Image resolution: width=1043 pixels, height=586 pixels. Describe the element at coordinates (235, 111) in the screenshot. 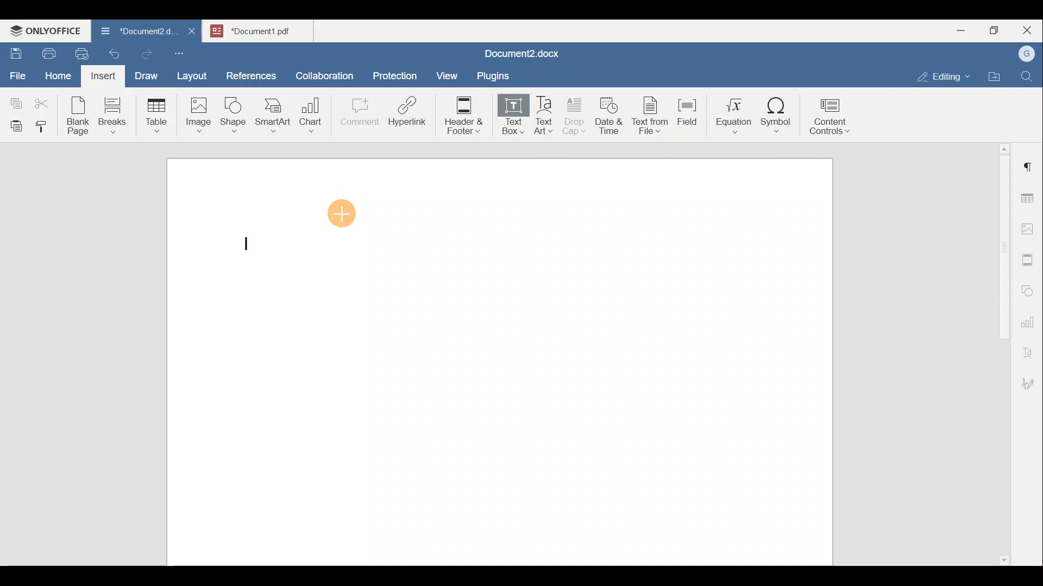

I see `Shape` at that location.